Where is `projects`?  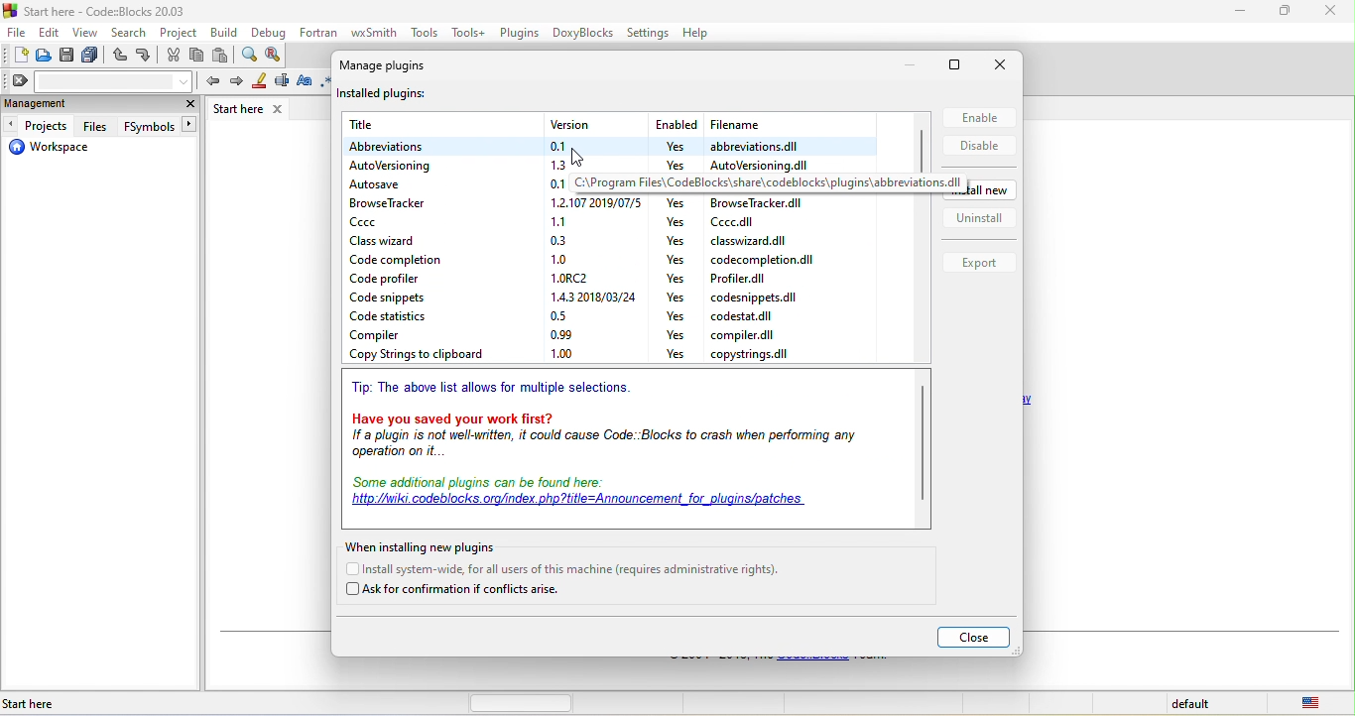
projects is located at coordinates (41, 124).